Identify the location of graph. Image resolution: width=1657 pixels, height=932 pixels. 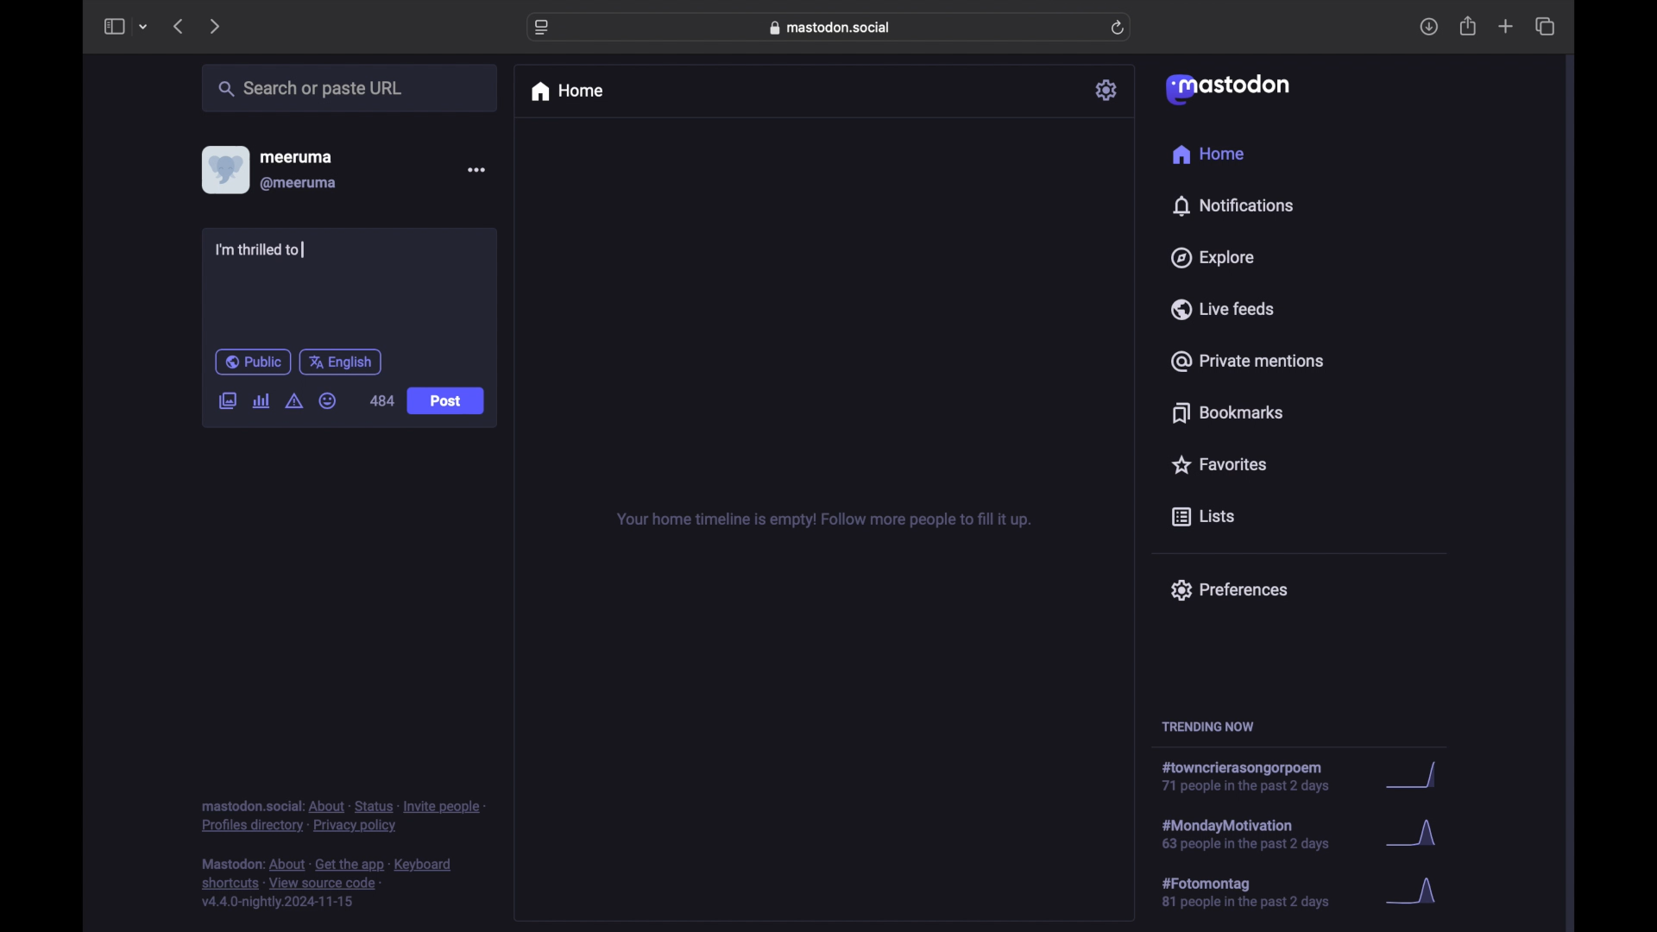
(1416, 835).